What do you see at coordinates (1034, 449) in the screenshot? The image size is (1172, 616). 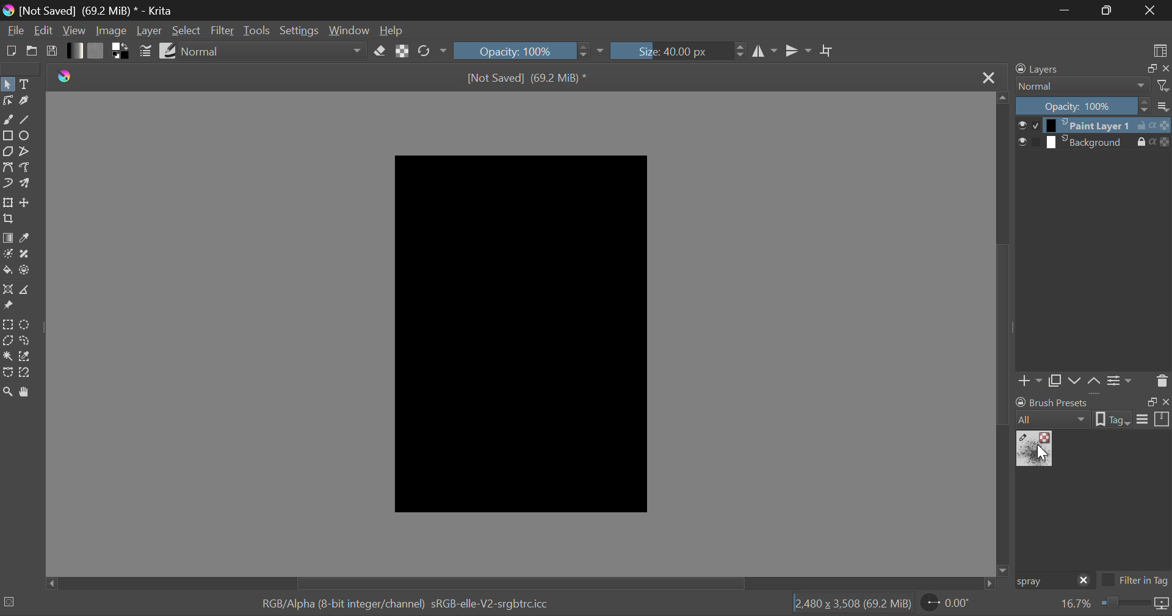 I see `Spray Brush Preset` at bounding box center [1034, 449].